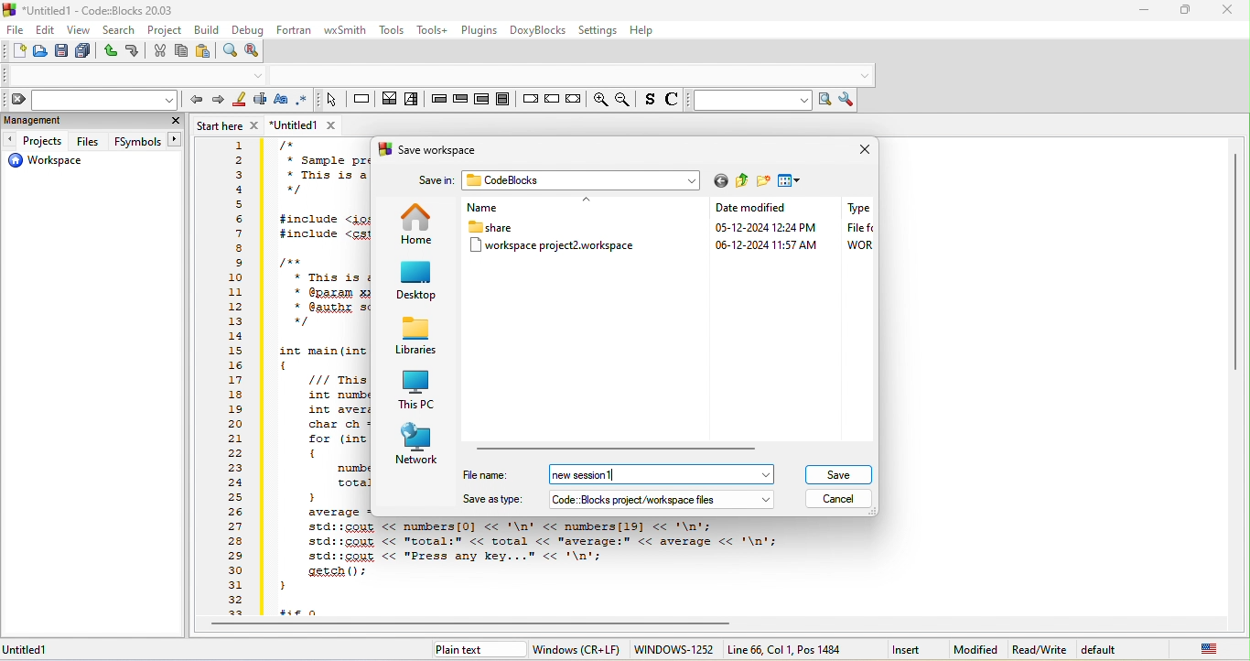 The width and height of the screenshot is (1250, 661). What do you see at coordinates (107, 51) in the screenshot?
I see `undo` at bounding box center [107, 51].